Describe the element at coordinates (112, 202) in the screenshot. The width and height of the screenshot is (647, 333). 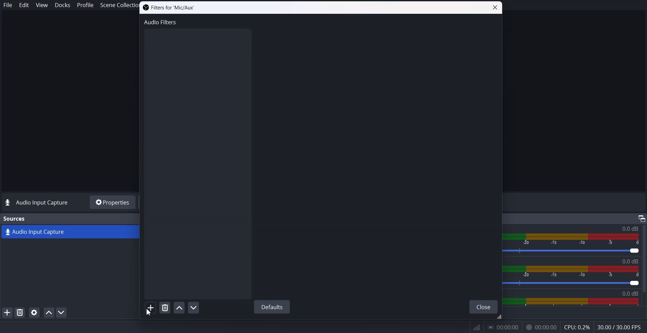
I see `Properties` at that location.